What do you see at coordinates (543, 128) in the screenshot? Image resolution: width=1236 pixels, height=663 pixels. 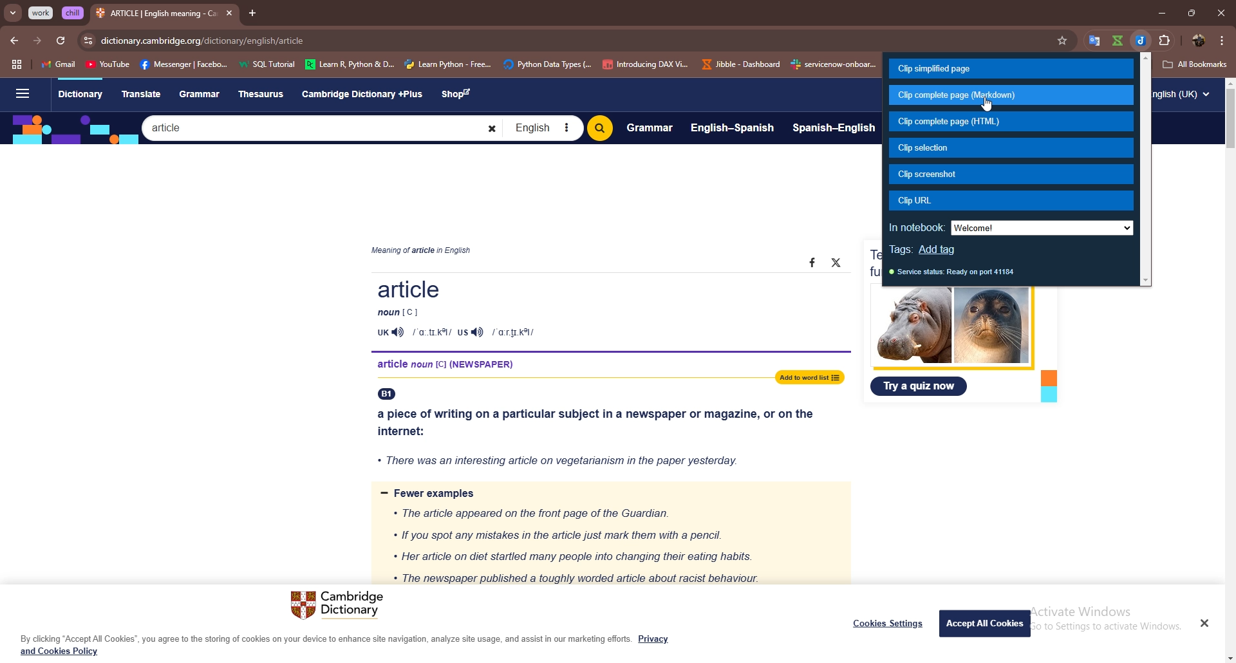 I see `English  ` at bounding box center [543, 128].